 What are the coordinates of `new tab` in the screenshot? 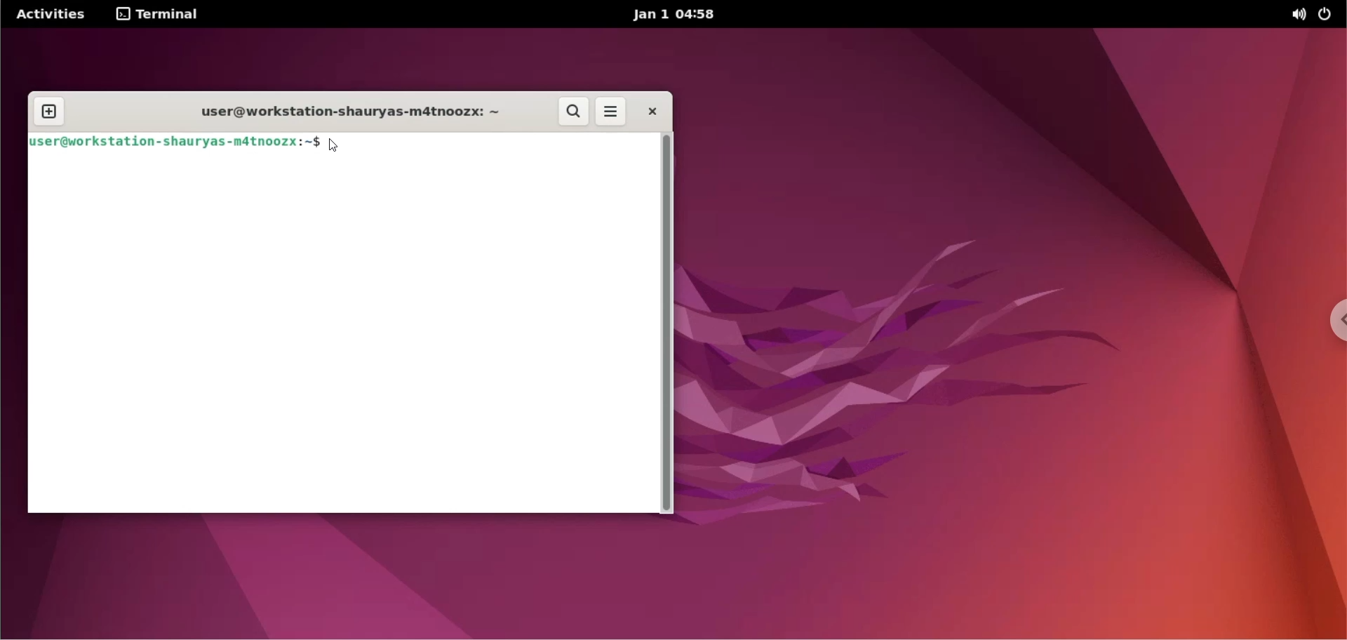 It's located at (51, 112).